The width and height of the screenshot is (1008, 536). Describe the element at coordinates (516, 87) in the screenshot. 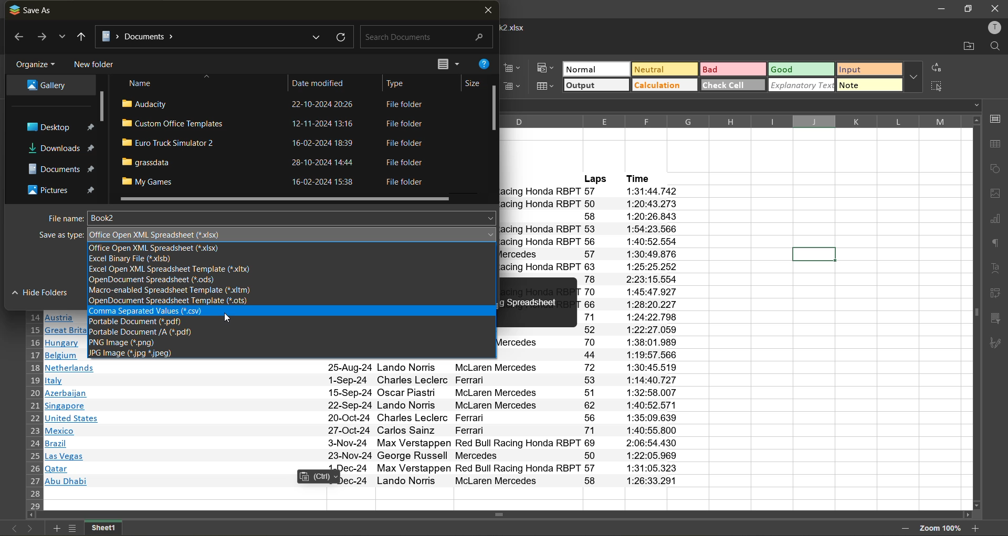

I see `delete cells` at that location.